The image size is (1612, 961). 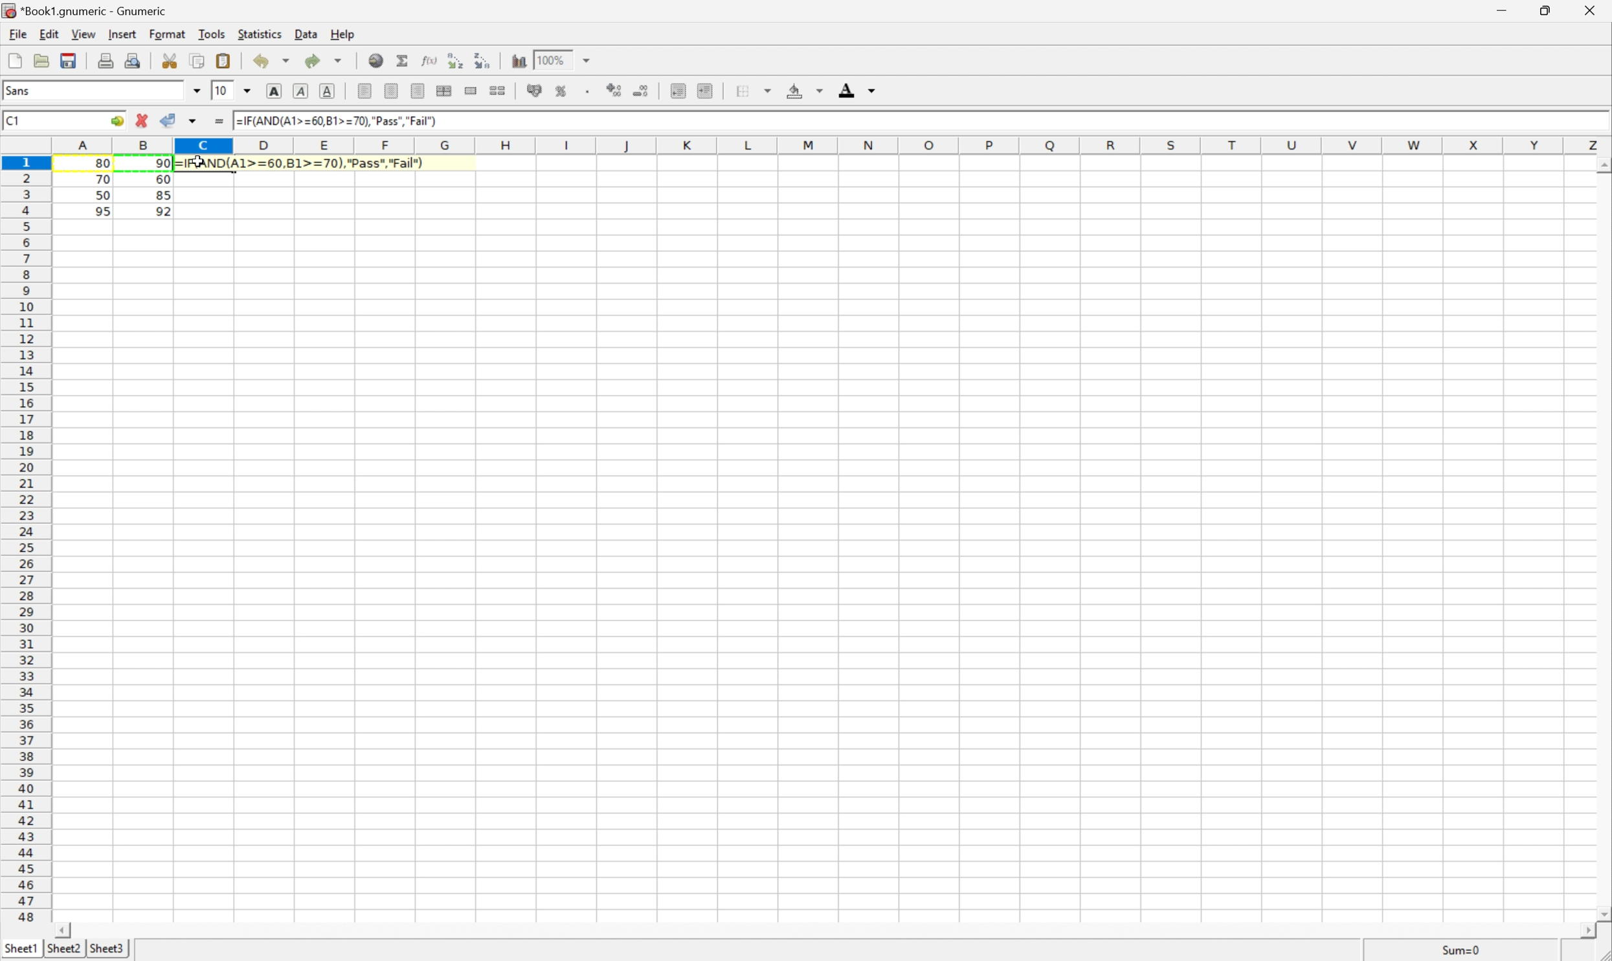 I want to click on Cancel changes, so click(x=142, y=121).